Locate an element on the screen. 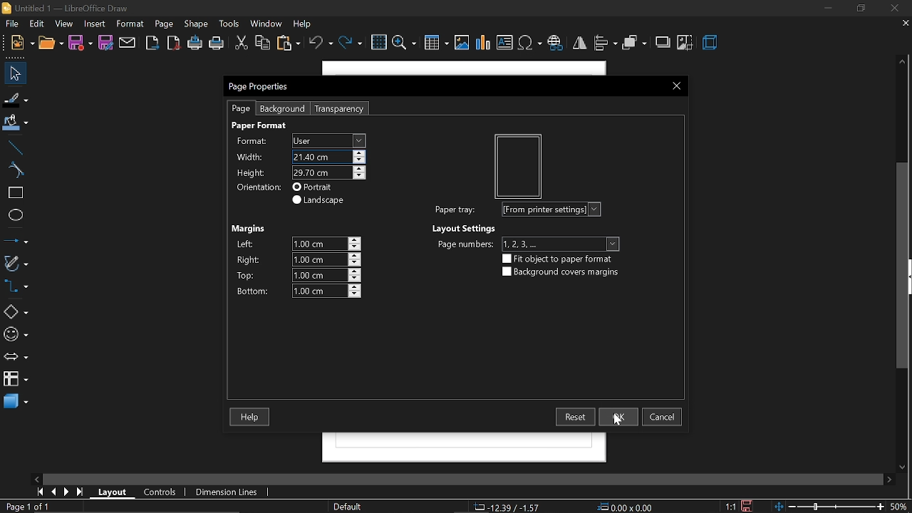  Paper format is located at coordinates (259, 126).